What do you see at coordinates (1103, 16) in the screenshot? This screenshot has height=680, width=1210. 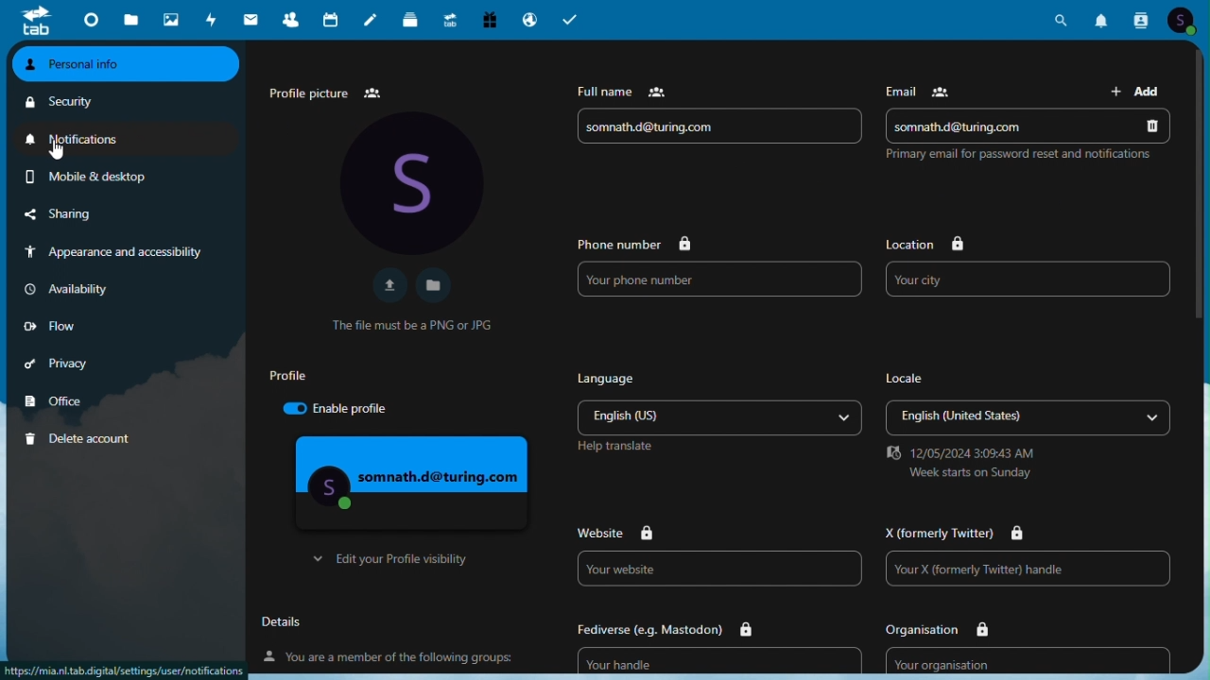 I see `Notifications` at bounding box center [1103, 16].